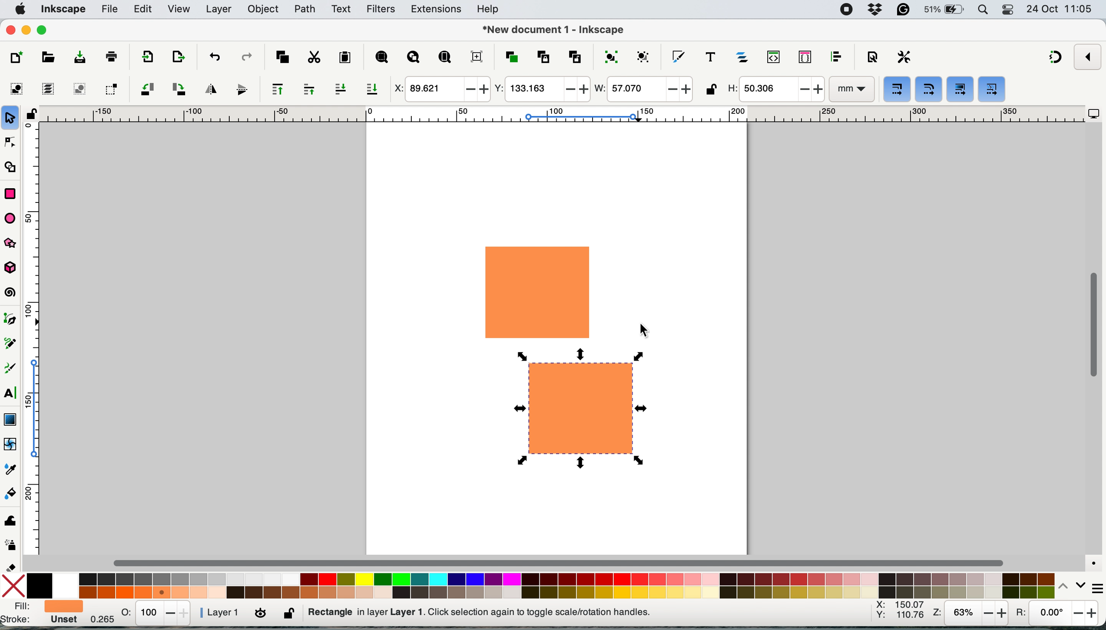 This screenshot has height=630, width=1106. Describe the element at coordinates (542, 584) in the screenshot. I see `color palatte` at that location.